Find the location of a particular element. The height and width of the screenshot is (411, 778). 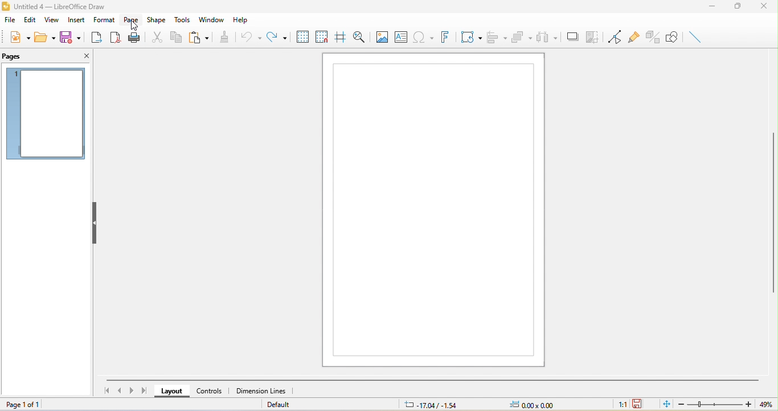

align object is located at coordinates (497, 37).